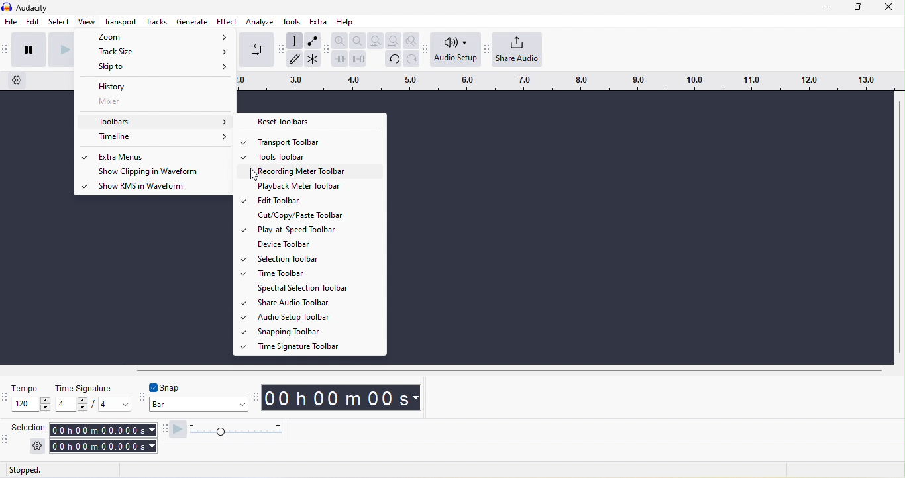 Image resolution: width=905 pixels, height=478 pixels. I want to click on share audio toolbar, so click(486, 48).